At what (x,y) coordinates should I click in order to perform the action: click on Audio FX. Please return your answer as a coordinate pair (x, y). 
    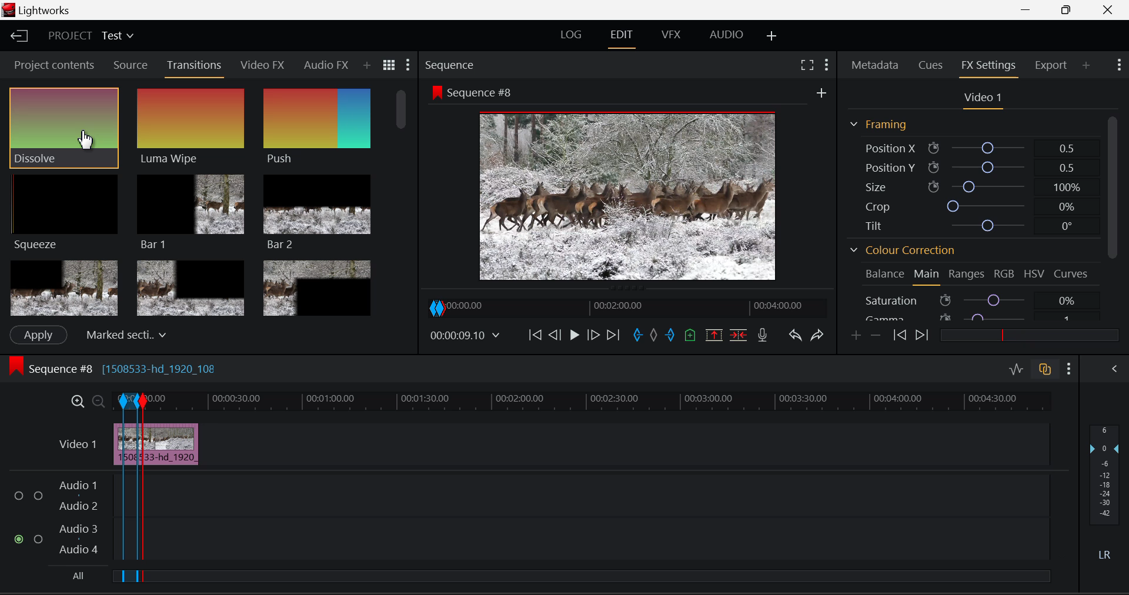
    Looking at the image, I should click on (326, 65).